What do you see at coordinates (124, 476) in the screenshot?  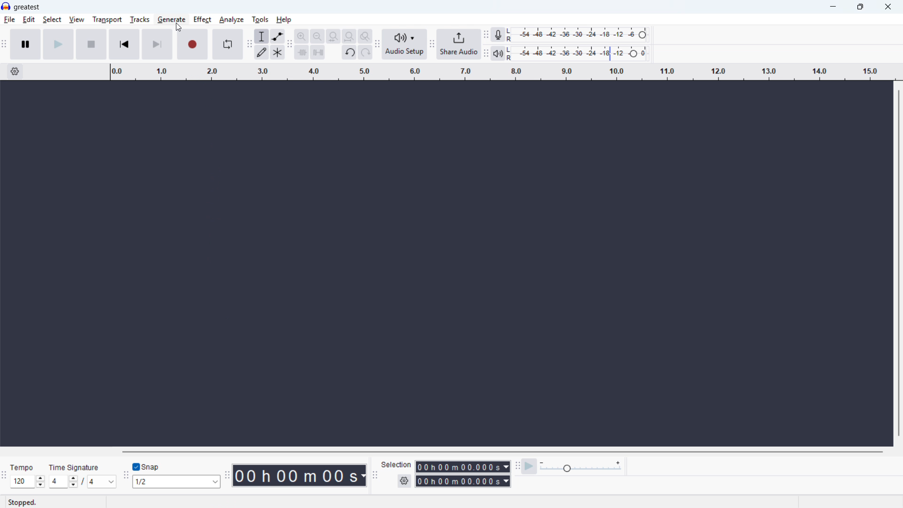 I see `Snapping toolbar ` at bounding box center [124, 476].